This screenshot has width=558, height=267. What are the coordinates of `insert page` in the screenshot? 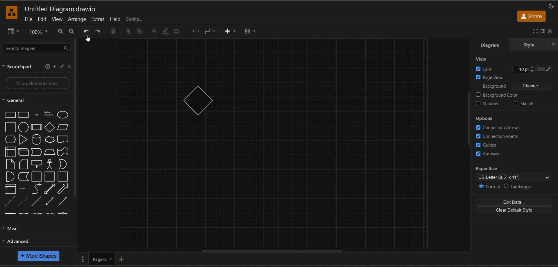 It's located at (122, 259).